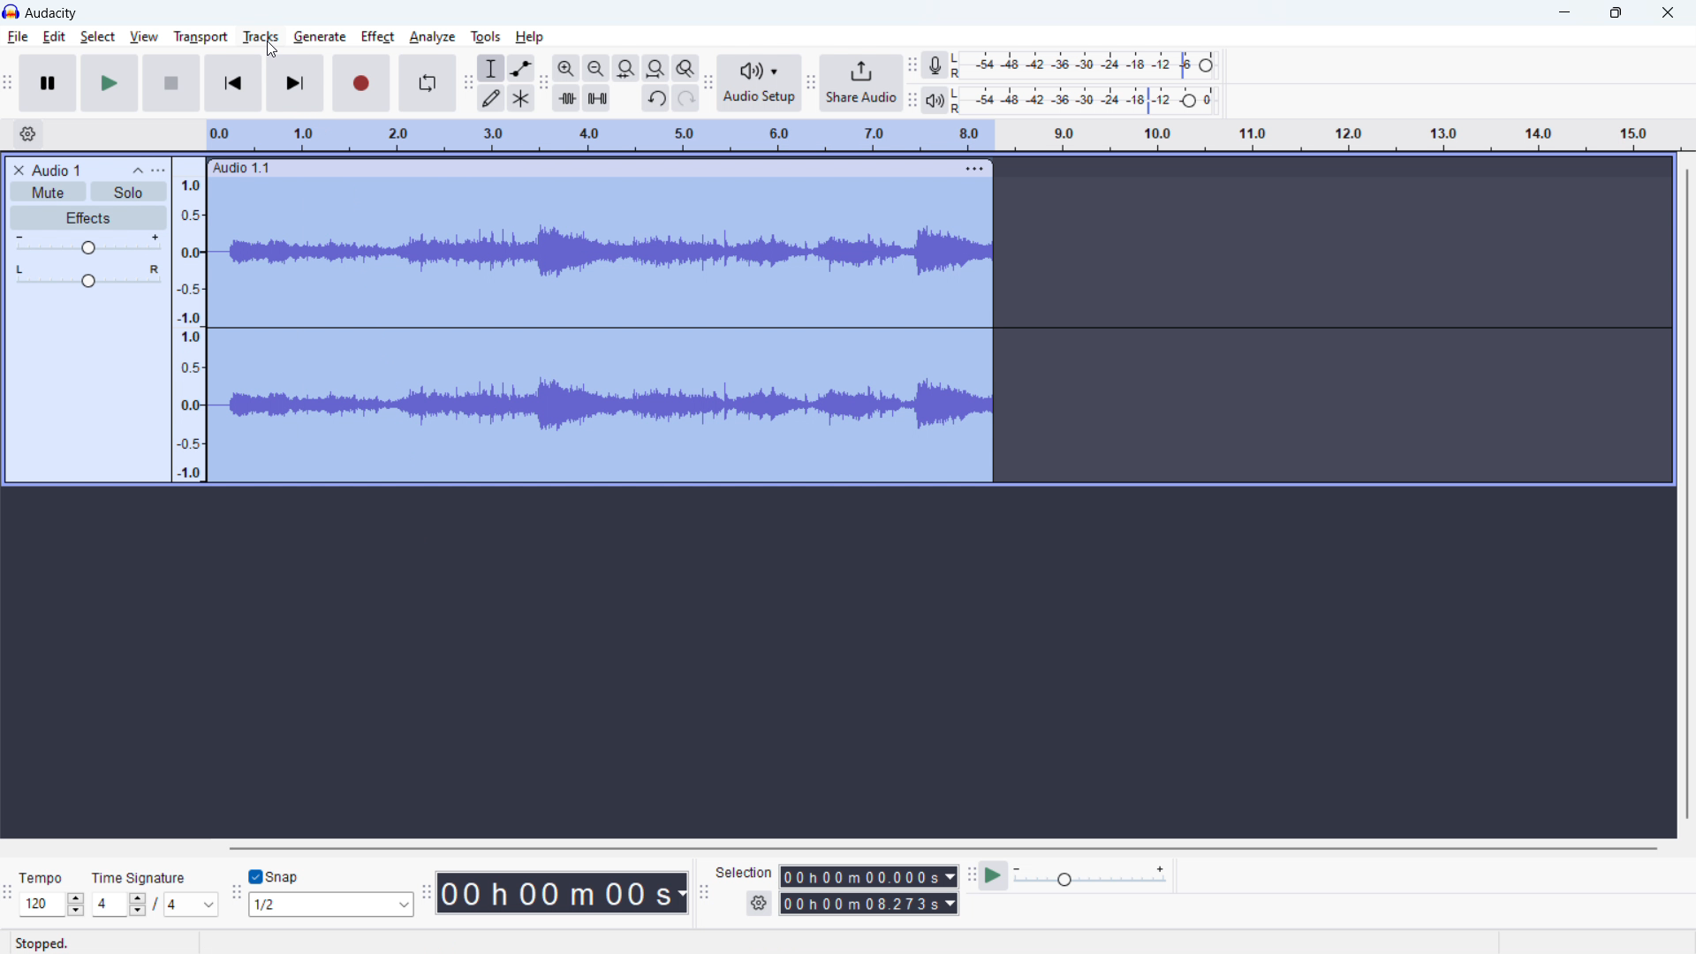  What do you see at coordinates (1669, 13) in the screenshot?
I see `close` at bounding box center [1669, 13].